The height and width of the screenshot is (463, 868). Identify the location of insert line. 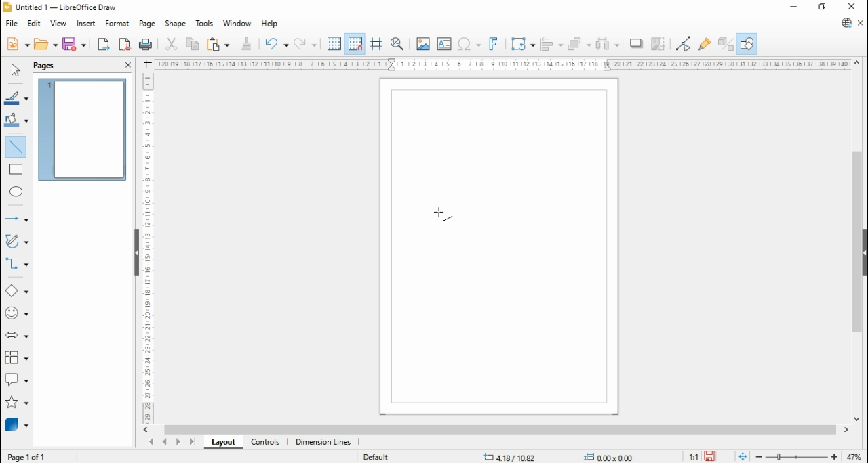
(16, 146).